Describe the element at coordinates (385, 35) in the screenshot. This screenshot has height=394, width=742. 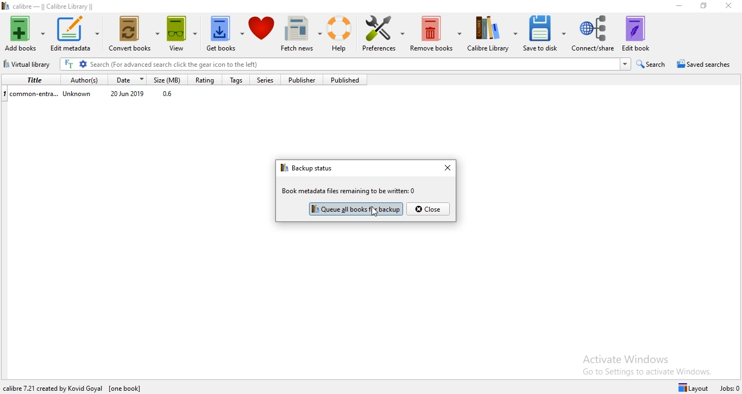
I see `Preference` at that location.